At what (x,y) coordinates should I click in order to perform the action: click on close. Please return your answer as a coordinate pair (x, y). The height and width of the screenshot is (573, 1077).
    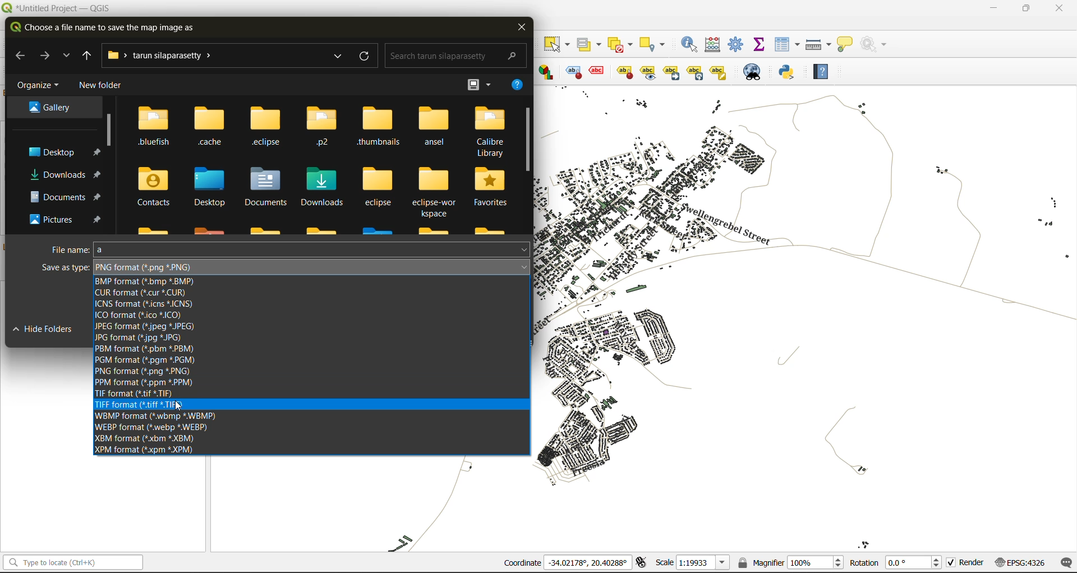
    Looking at the image, I should click on (1059, 8).